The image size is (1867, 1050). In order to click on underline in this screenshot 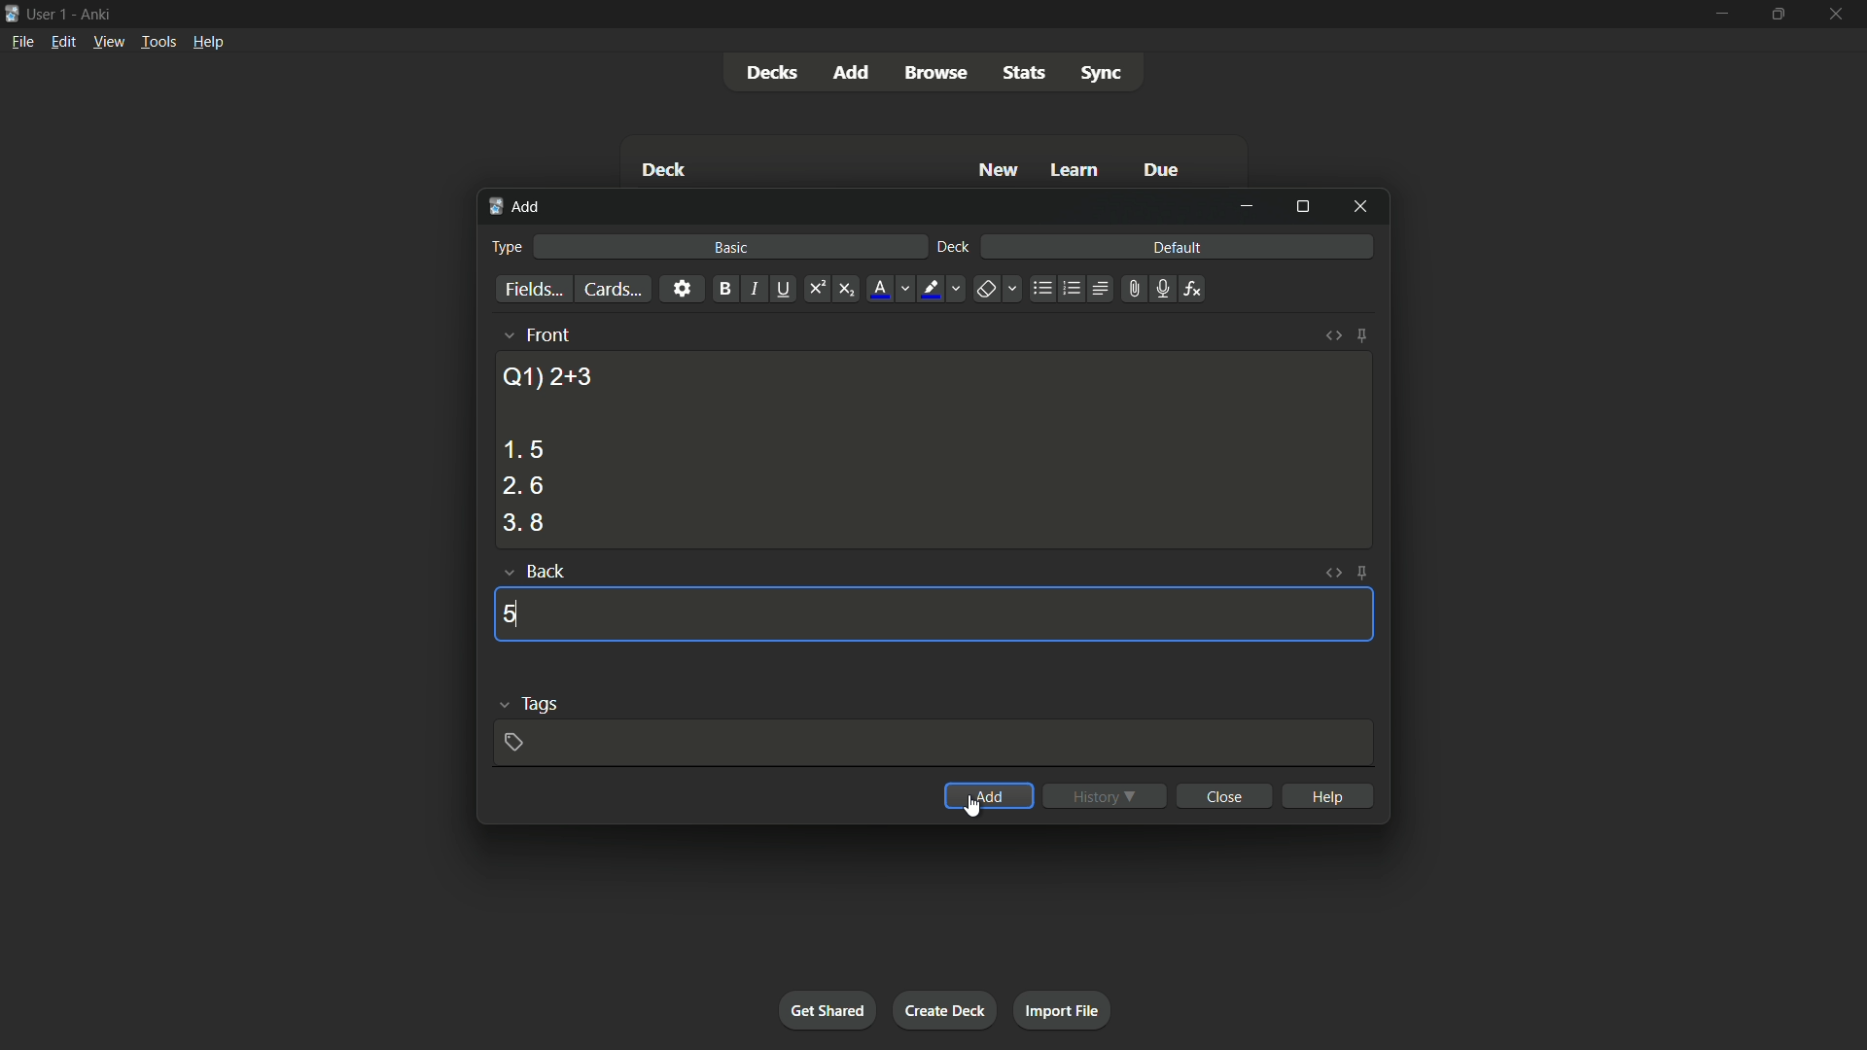, I will do `click(783, 289)`.